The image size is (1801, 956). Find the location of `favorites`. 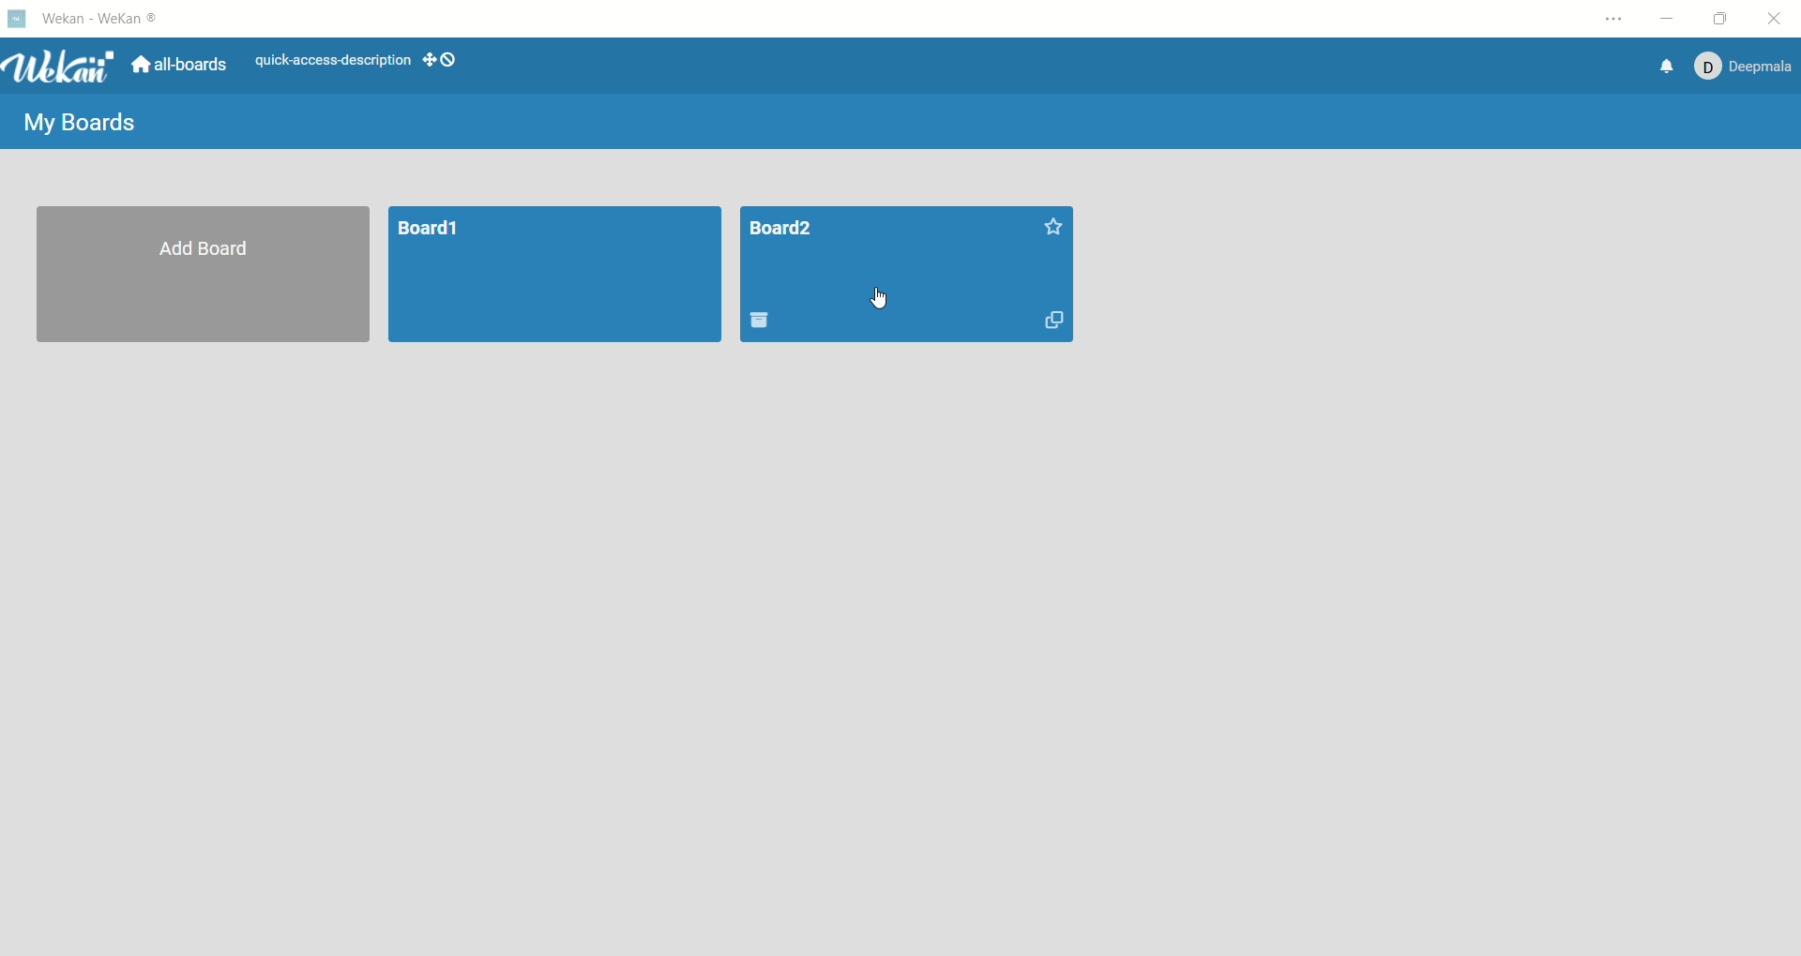

favorites is located at coordinates (1056, 225).